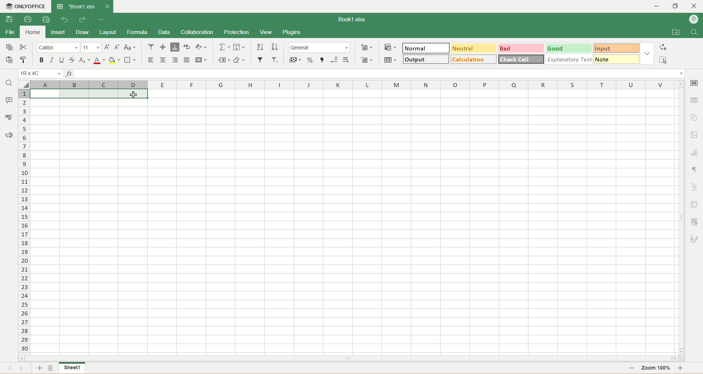 This screenshot has height=374, width=703. I want to click on increase decimal, so click(346, 59).